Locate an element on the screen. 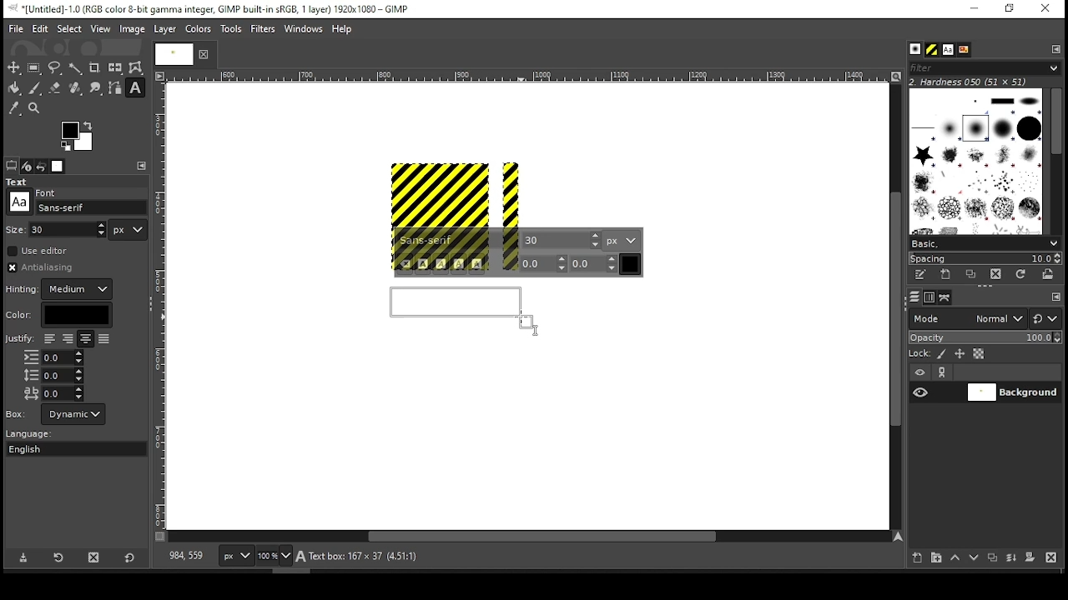 The image size is (1068, 600). select is located at coordinates (68, 27).